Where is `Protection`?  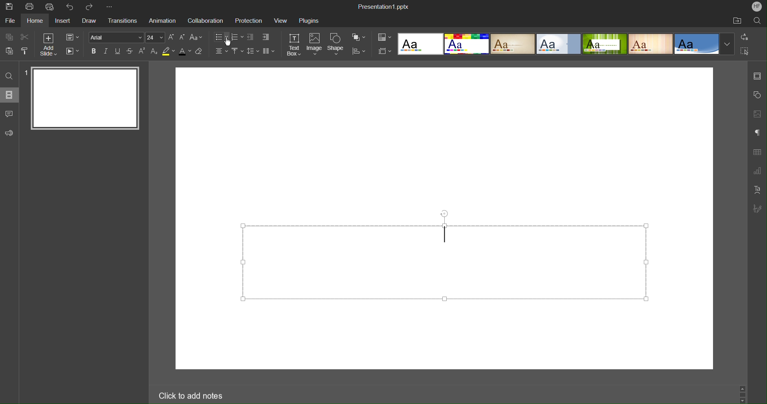
Protection is located at coordinates (246, 21).